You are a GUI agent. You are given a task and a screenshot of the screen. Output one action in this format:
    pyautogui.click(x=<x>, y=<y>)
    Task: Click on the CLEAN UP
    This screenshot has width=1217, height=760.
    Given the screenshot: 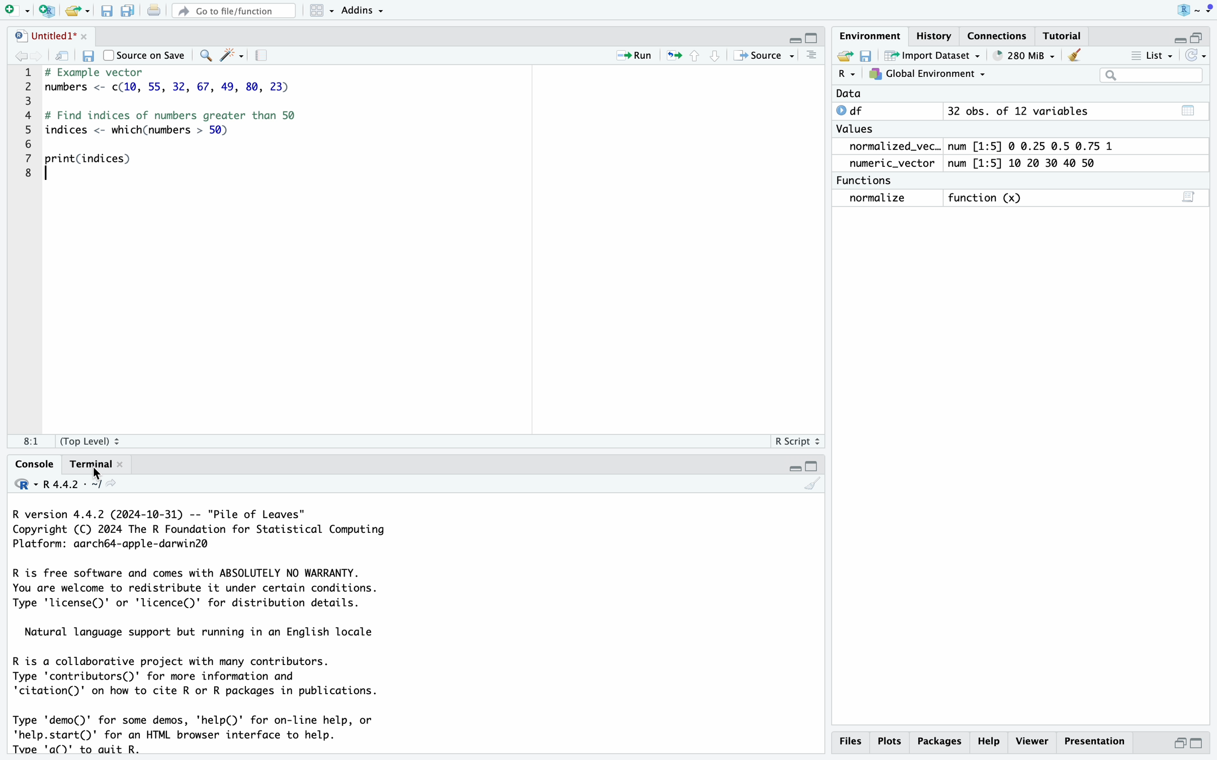 What is the action you would take?
    pyautogui.click(x=1075, y=54)
    